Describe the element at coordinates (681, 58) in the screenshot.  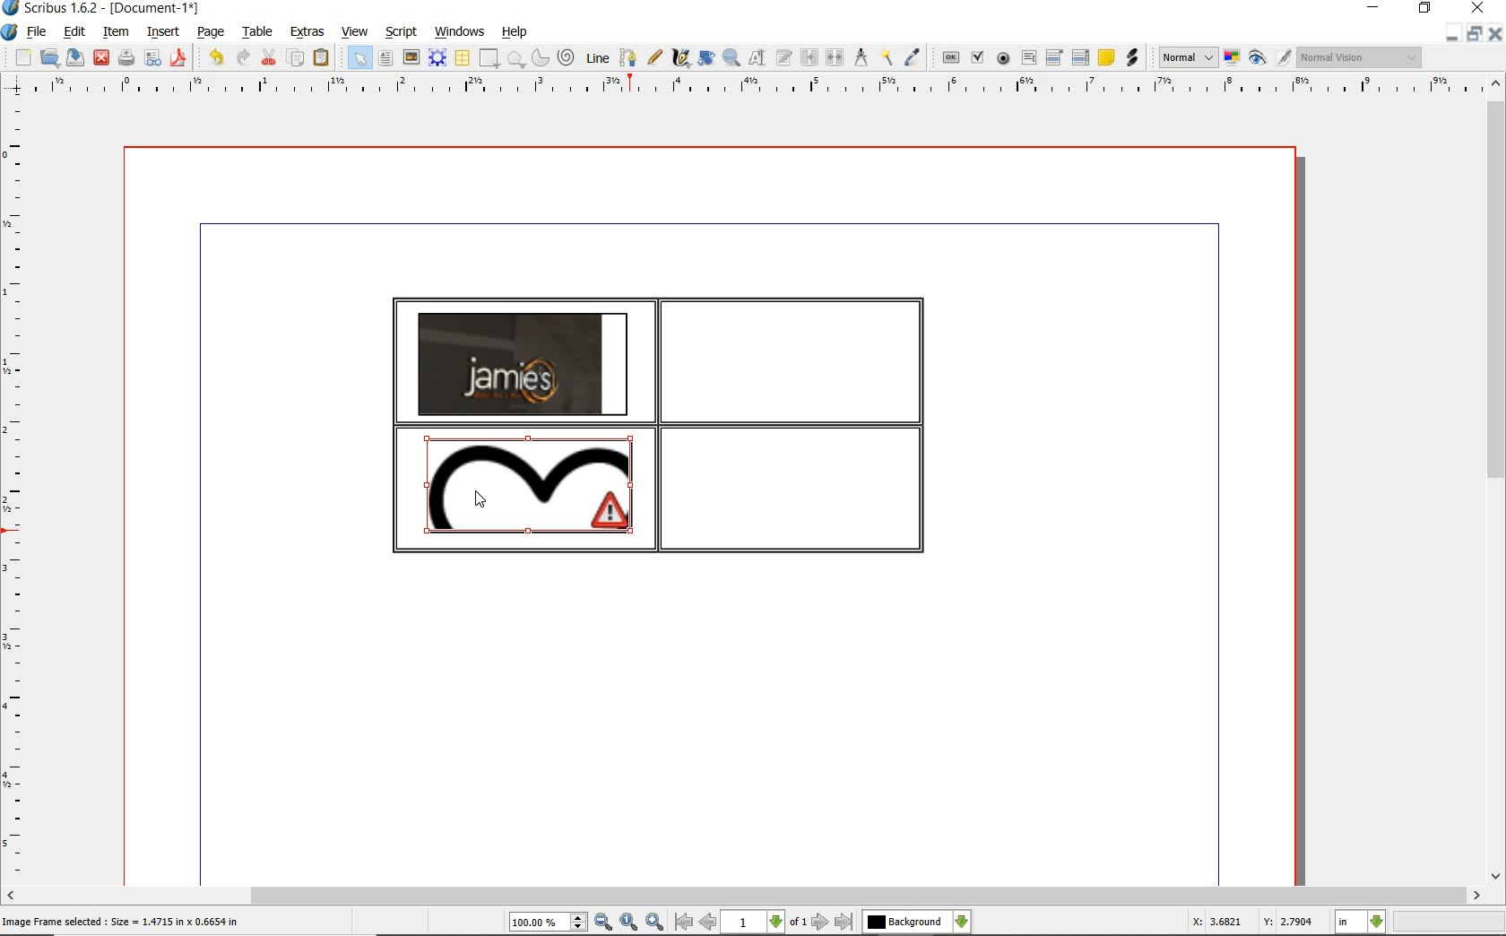
I see `calligraphic line` at that location.